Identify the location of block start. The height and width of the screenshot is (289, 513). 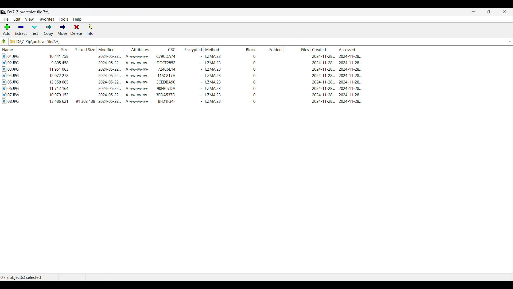
(253, 89).